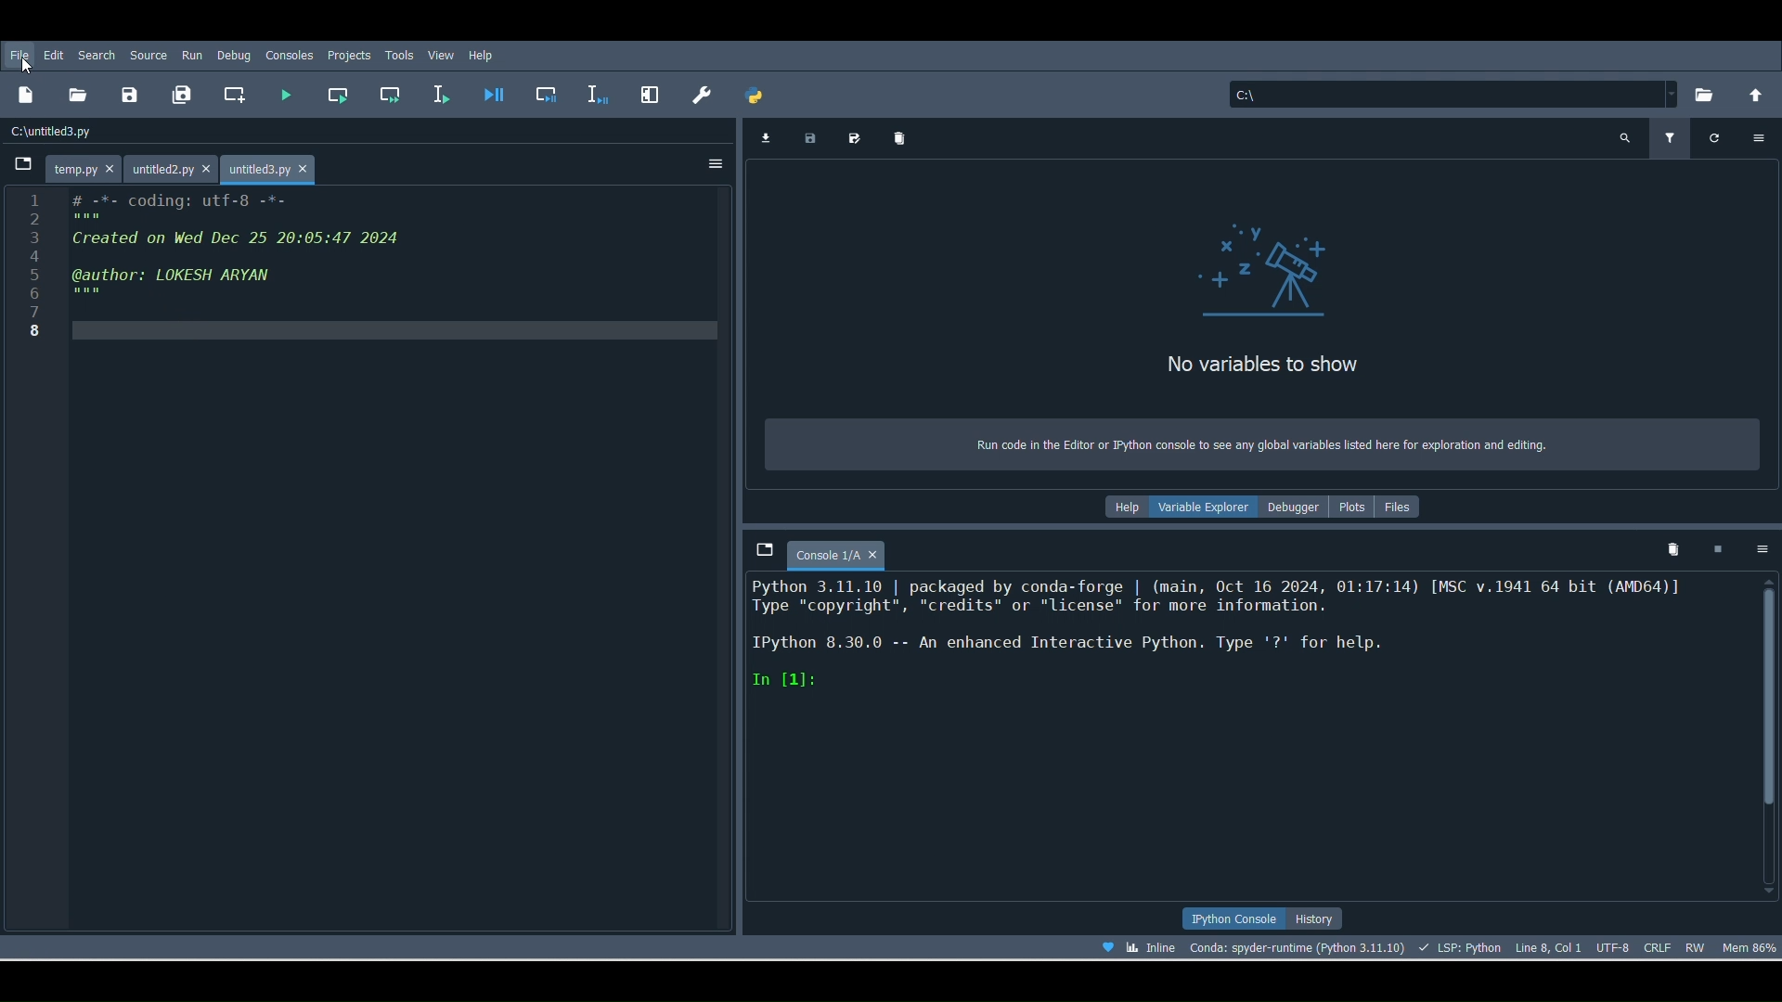 This screenshot has width=1782, height=1002. What do you see at coordinates (1548, 944) in the screenshot?
I see `Cursor position` at bounding box center [1548, 944].